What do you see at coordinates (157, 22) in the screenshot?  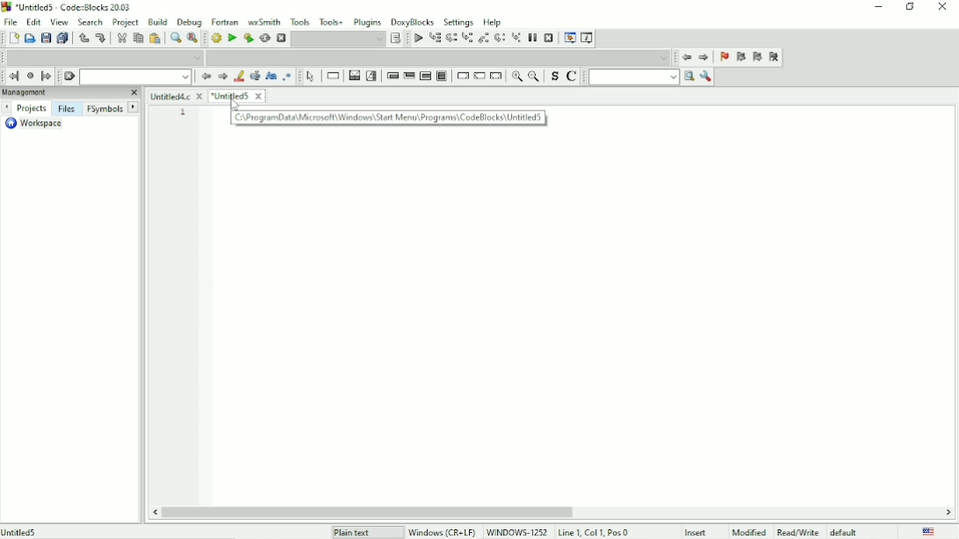 I see `Build` at bounding box center [157, 22].